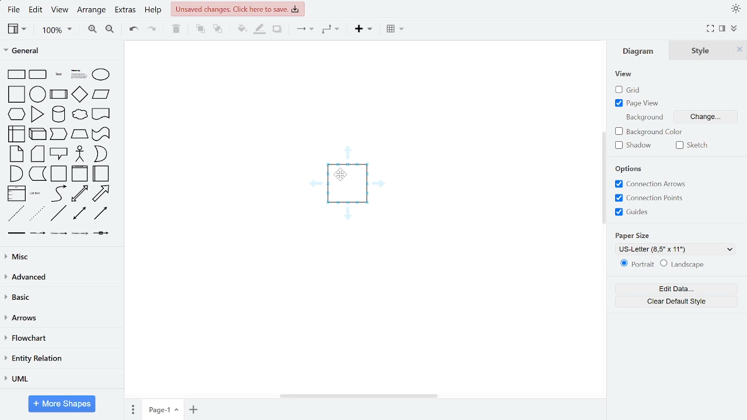 This screenshot has width=747, height=420. What do you see at coordinates (60, 10) in the screenshot?
I see `view` at bounding box center [60, 10].